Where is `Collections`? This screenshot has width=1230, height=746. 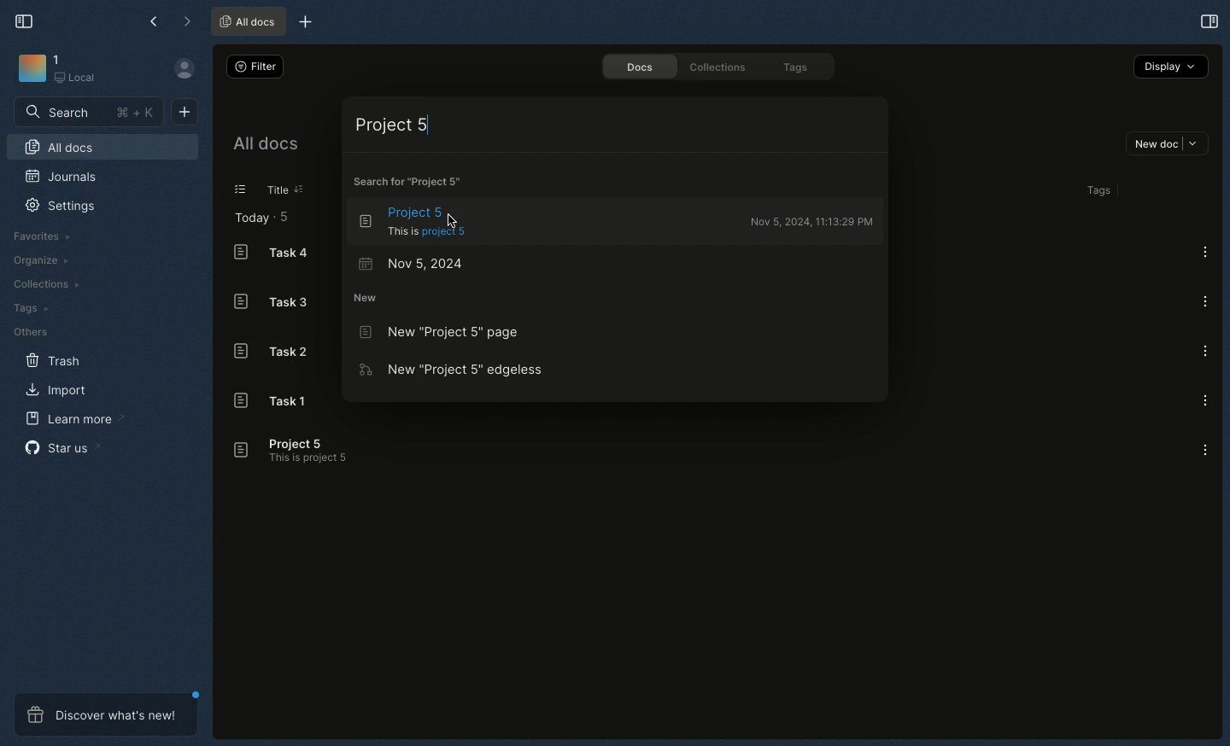
Collections is located at coordinates (44, 284).